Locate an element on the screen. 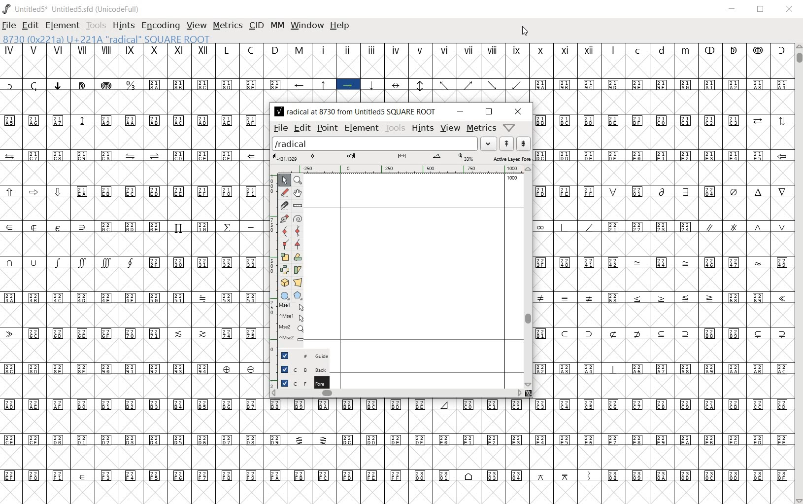 The image size is (803, 504). HINTS is located at coordinates (123, 26).